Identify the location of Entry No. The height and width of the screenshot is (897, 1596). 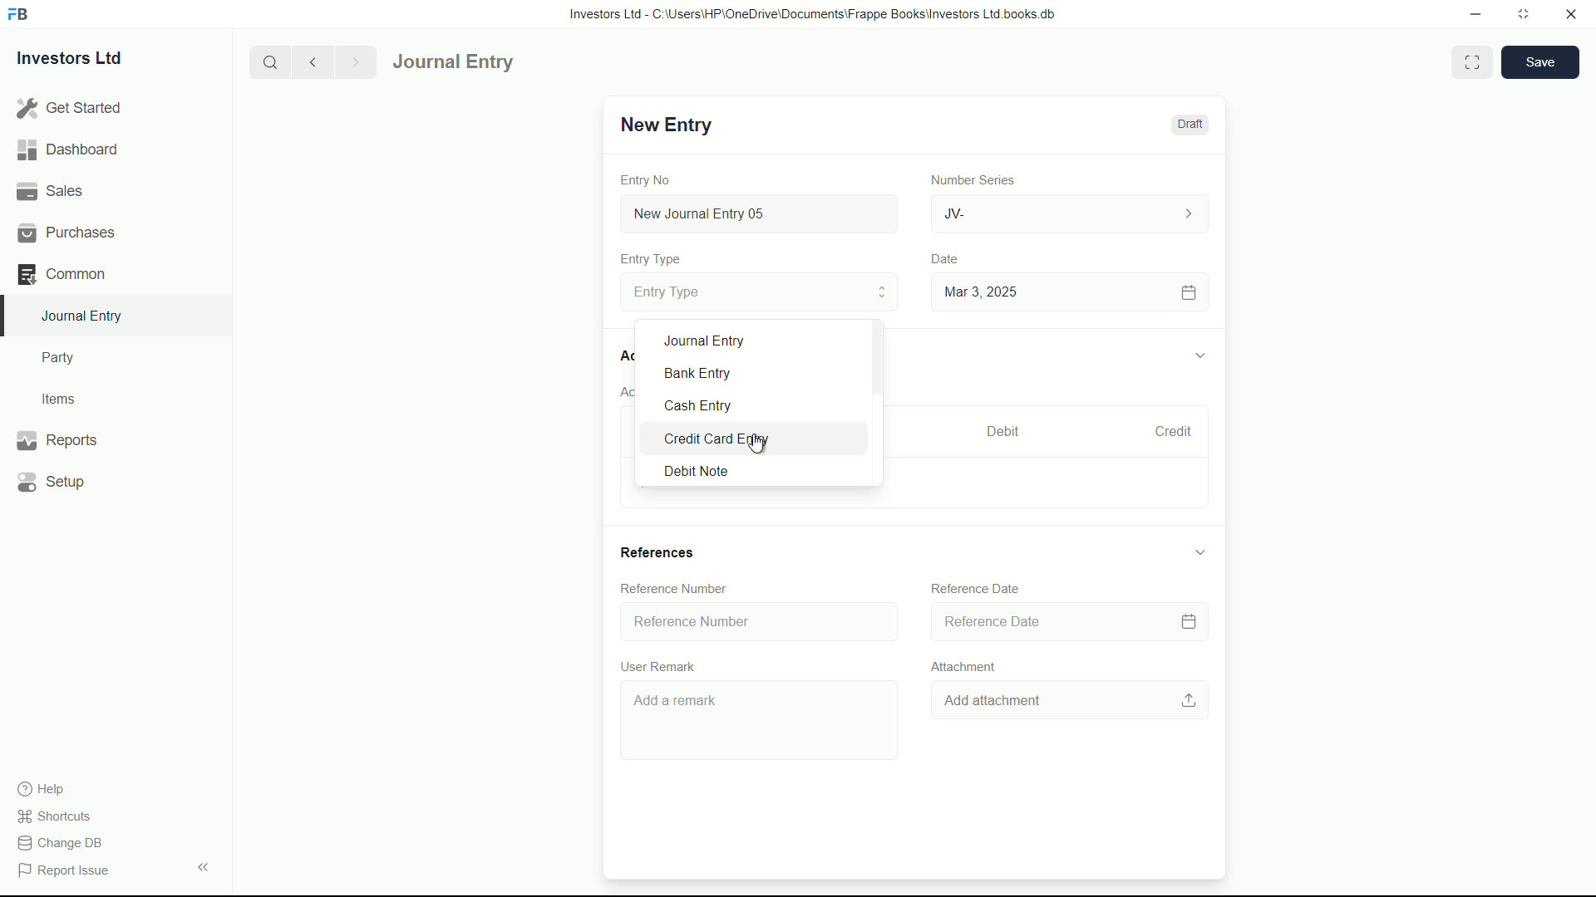
(648, 178).